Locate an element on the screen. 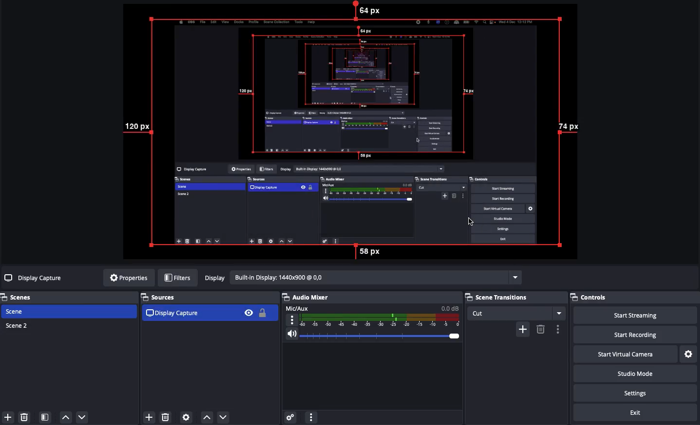 This screenshot has height=425, width=700. Add is located at coordinates (7, 416).